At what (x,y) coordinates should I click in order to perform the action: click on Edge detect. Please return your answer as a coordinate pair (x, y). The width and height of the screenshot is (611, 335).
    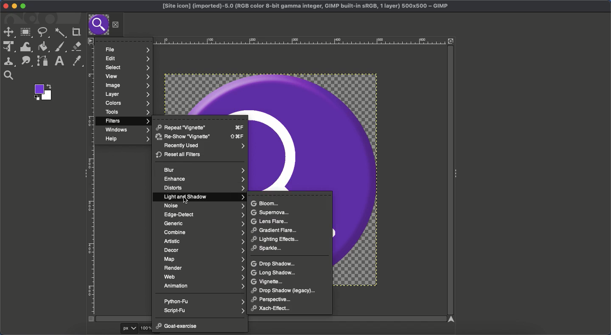
    Looking at the image, I should click on (205, 215).